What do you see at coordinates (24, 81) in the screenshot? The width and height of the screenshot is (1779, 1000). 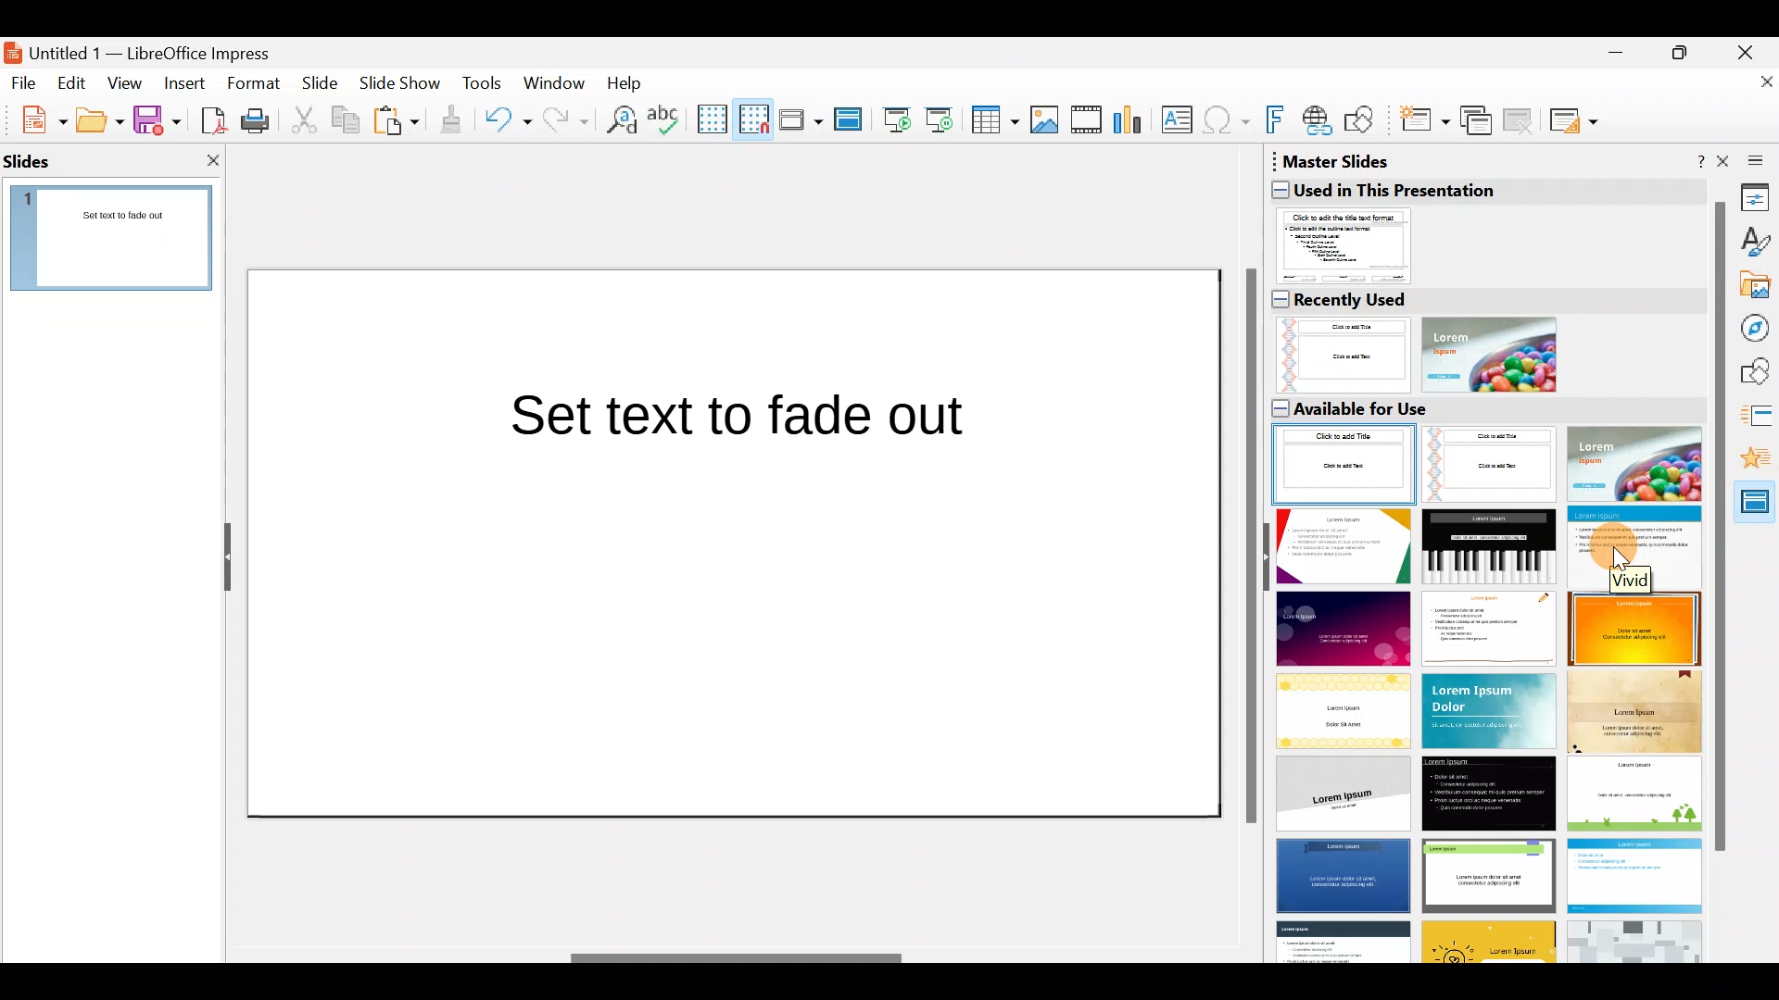 I see `File` at bounding box center [24, 81].